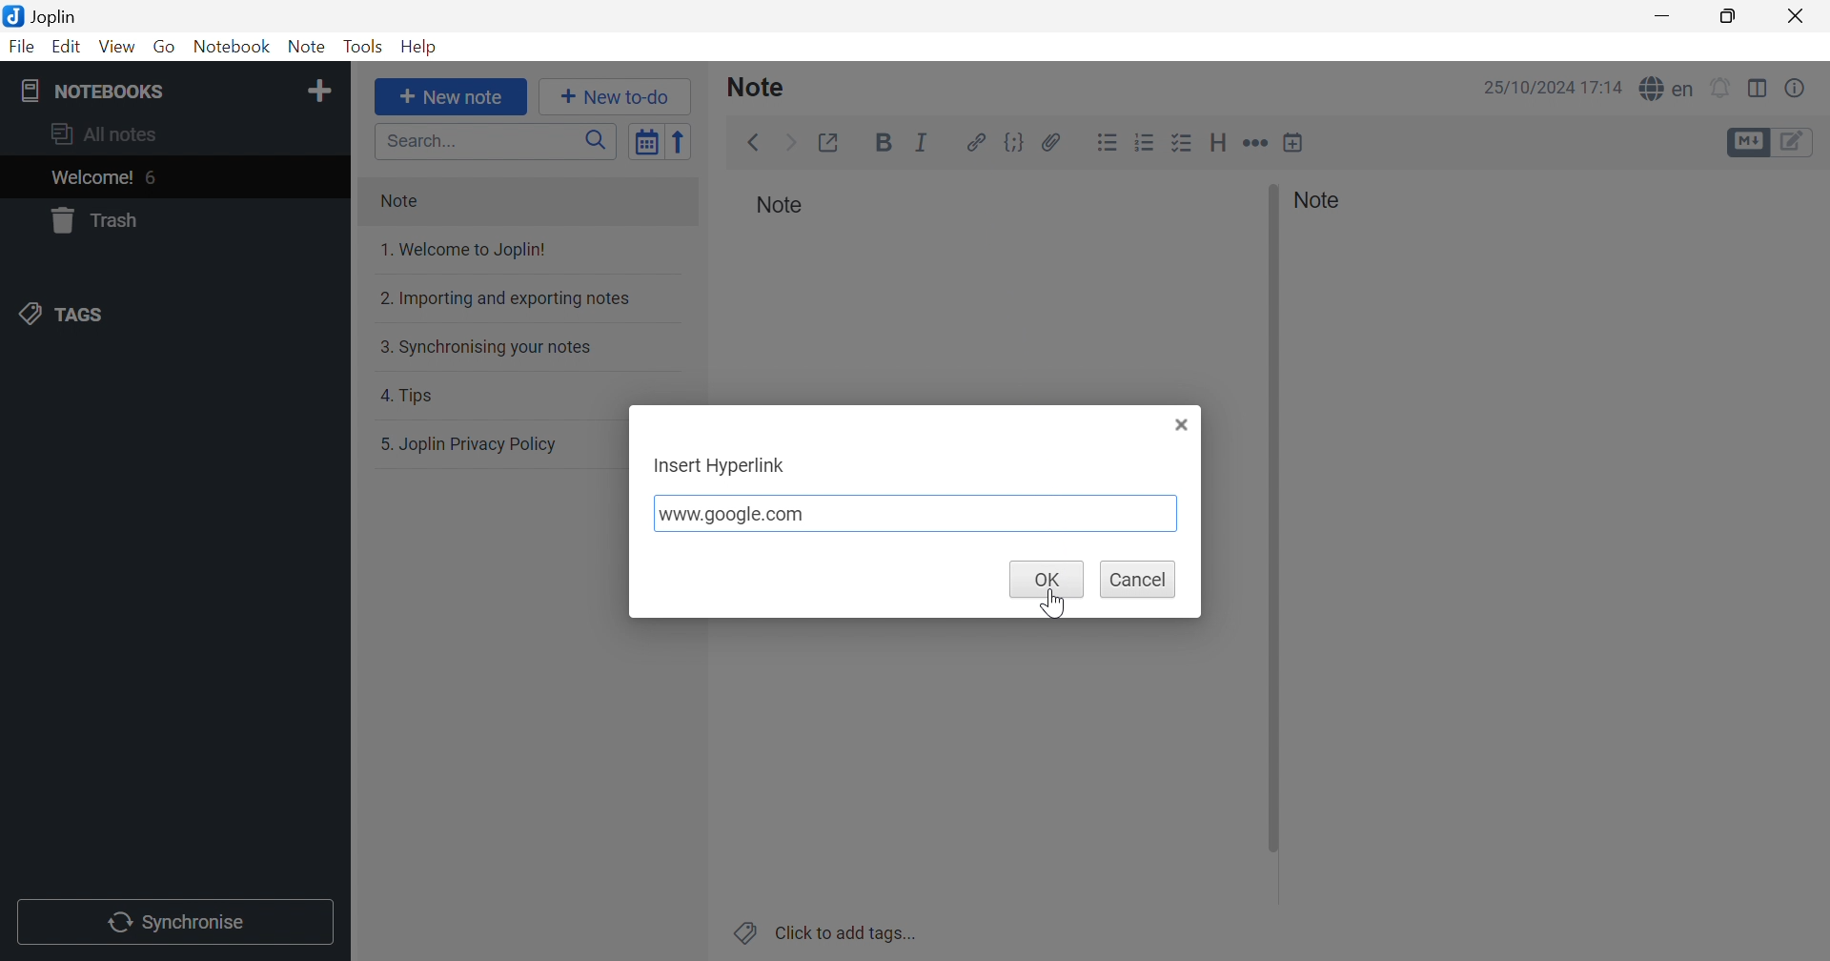 The width and height of the screenshot is (1830, 961). Describe the element at coordinates (309, 48) in the screenshot. I see `Note` at that location.